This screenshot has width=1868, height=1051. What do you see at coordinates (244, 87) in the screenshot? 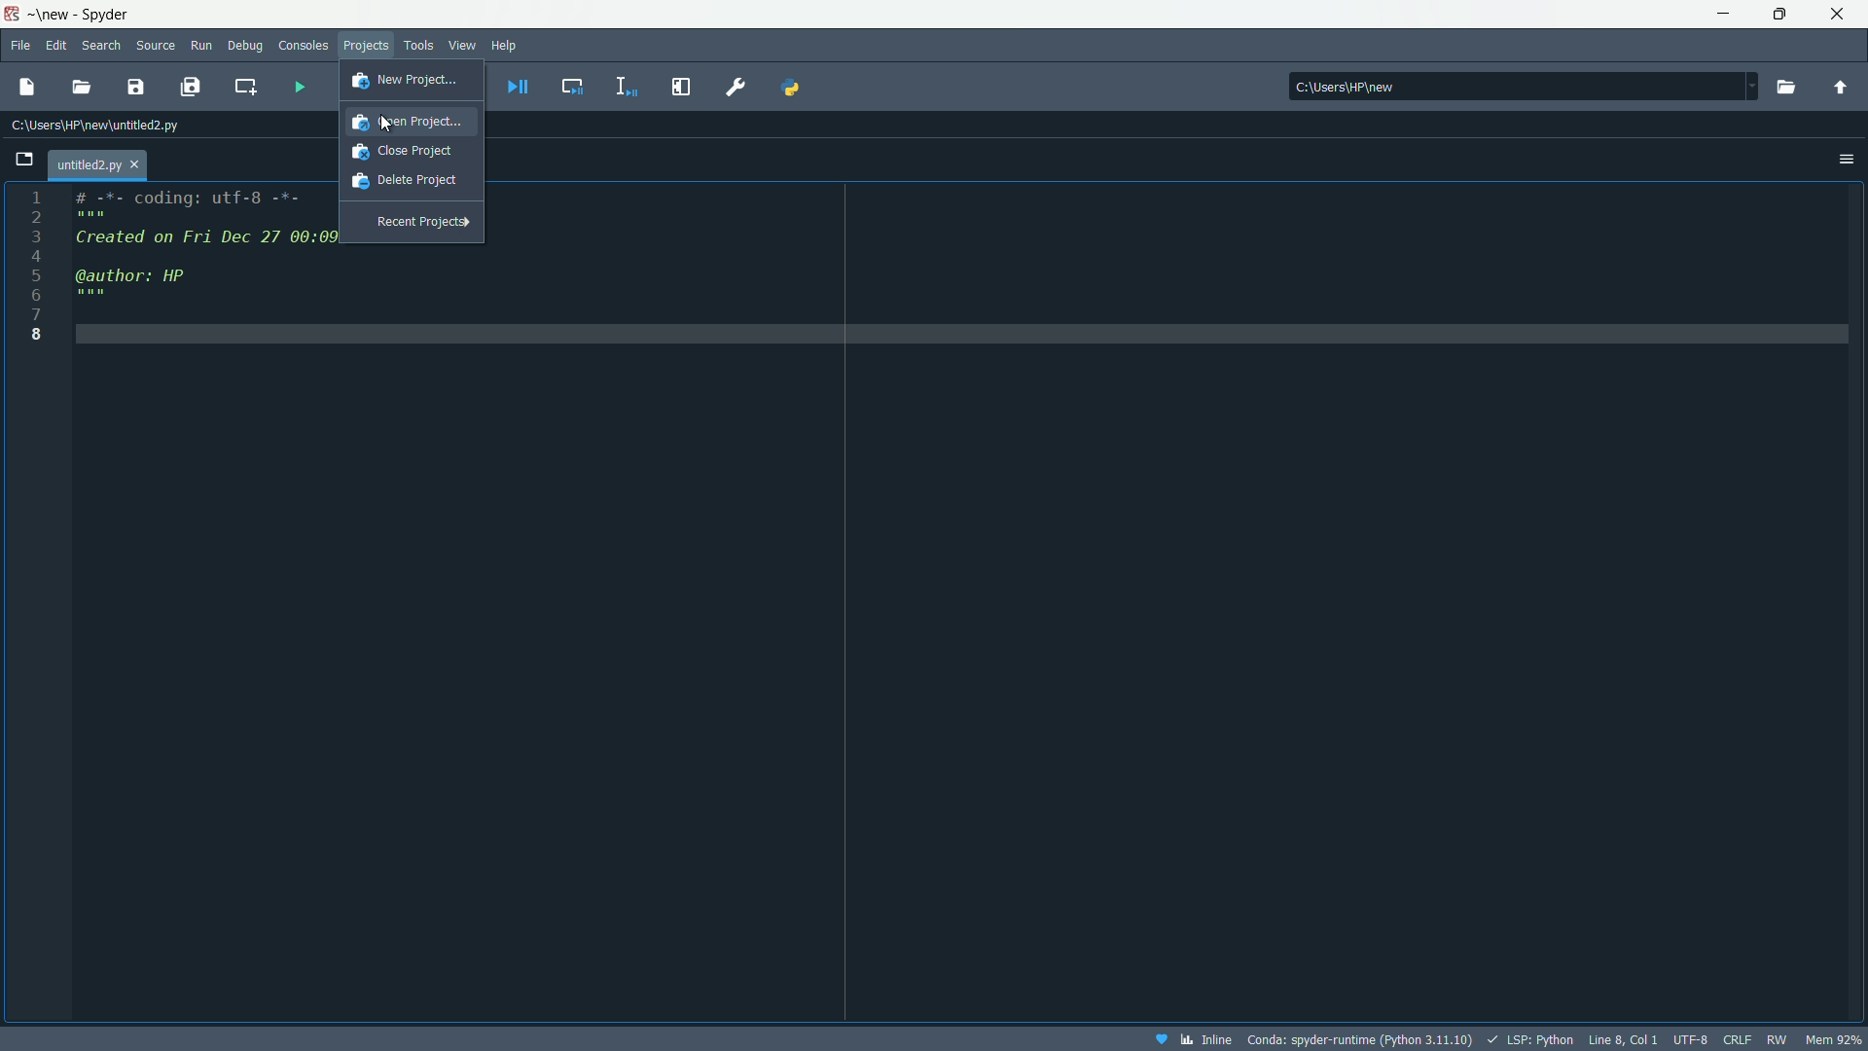
I see `Create new cell at the current line (Ctrl + 2)` at bounding box center [244, 87].